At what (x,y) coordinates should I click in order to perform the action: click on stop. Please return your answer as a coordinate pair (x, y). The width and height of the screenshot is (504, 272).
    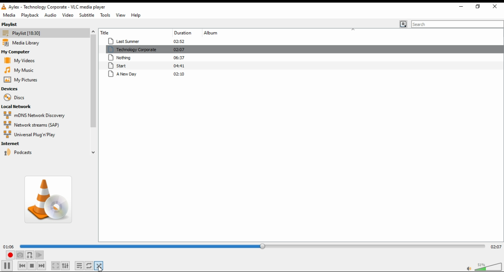
    Looking at the image, I should click on (32, 266).